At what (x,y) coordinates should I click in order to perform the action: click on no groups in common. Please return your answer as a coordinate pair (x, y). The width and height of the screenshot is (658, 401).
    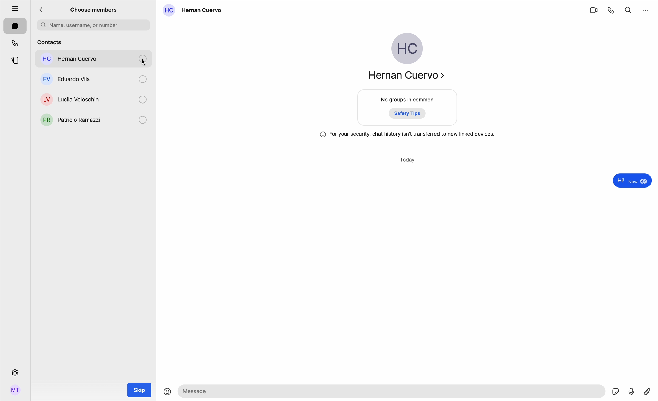
    Looking at the image, I should click on (408, 109).